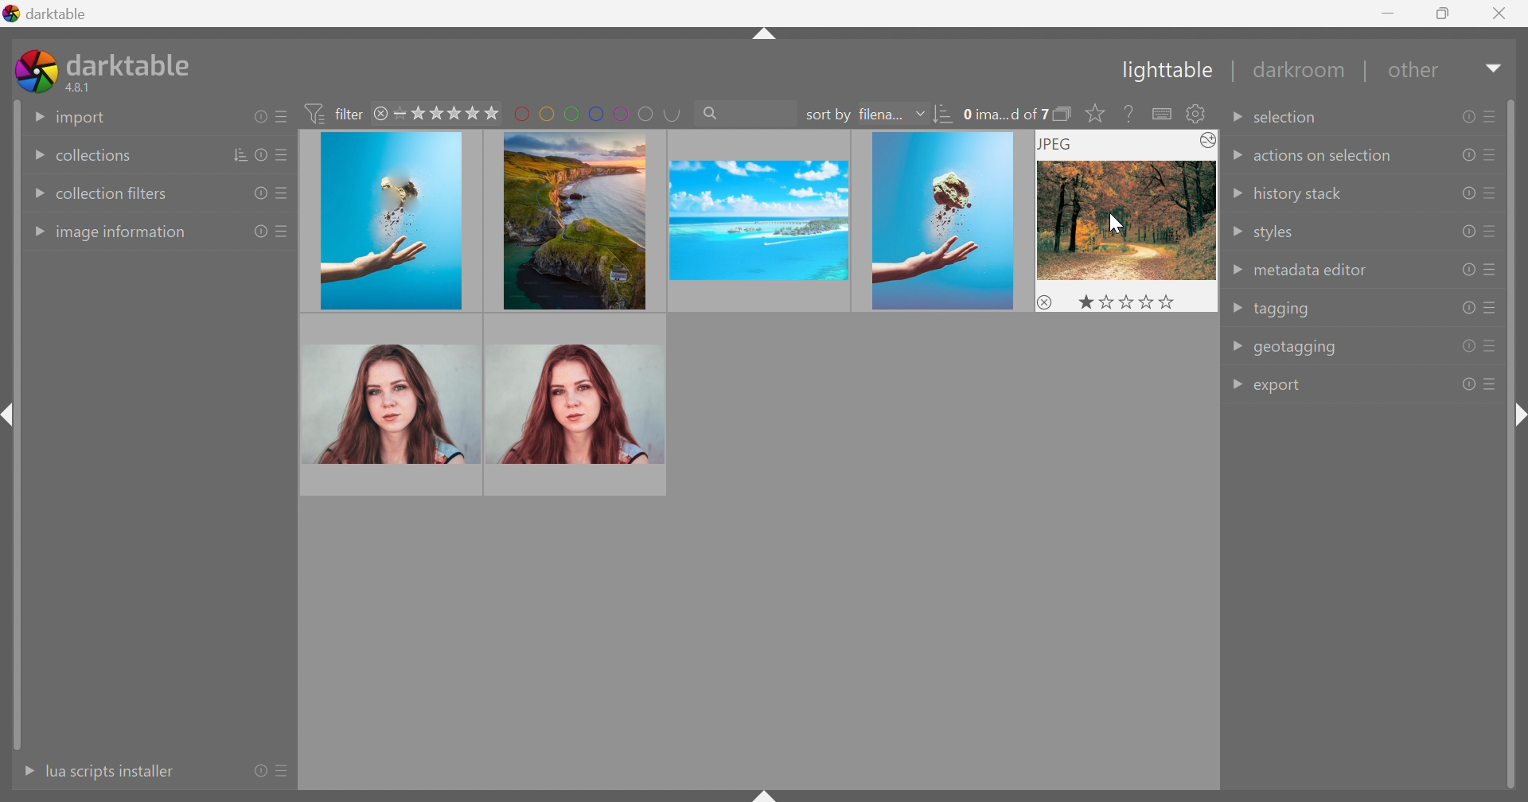 The image size is (1528, 802). I want to click on collapse grouped images, so click(1063, 114).